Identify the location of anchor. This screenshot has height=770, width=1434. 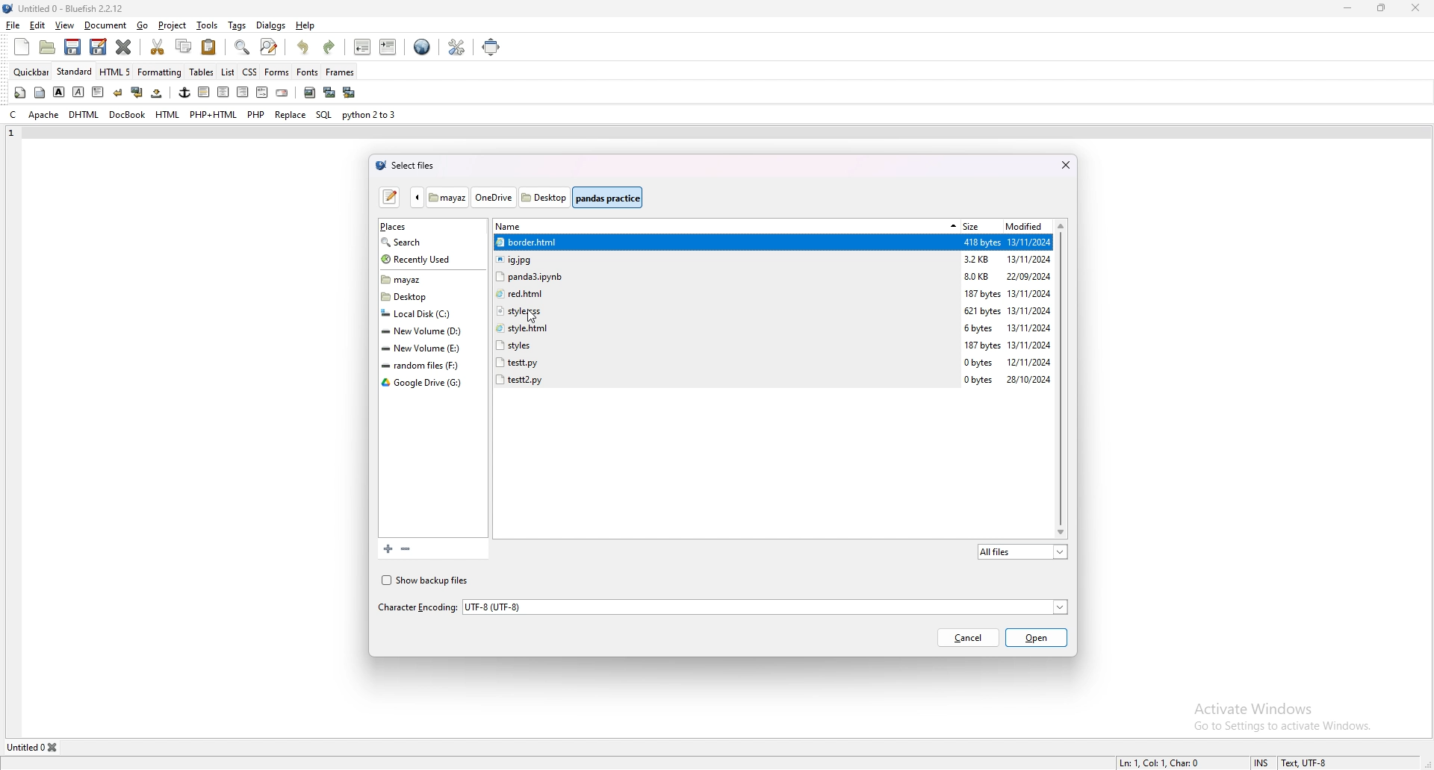
(184, 93).